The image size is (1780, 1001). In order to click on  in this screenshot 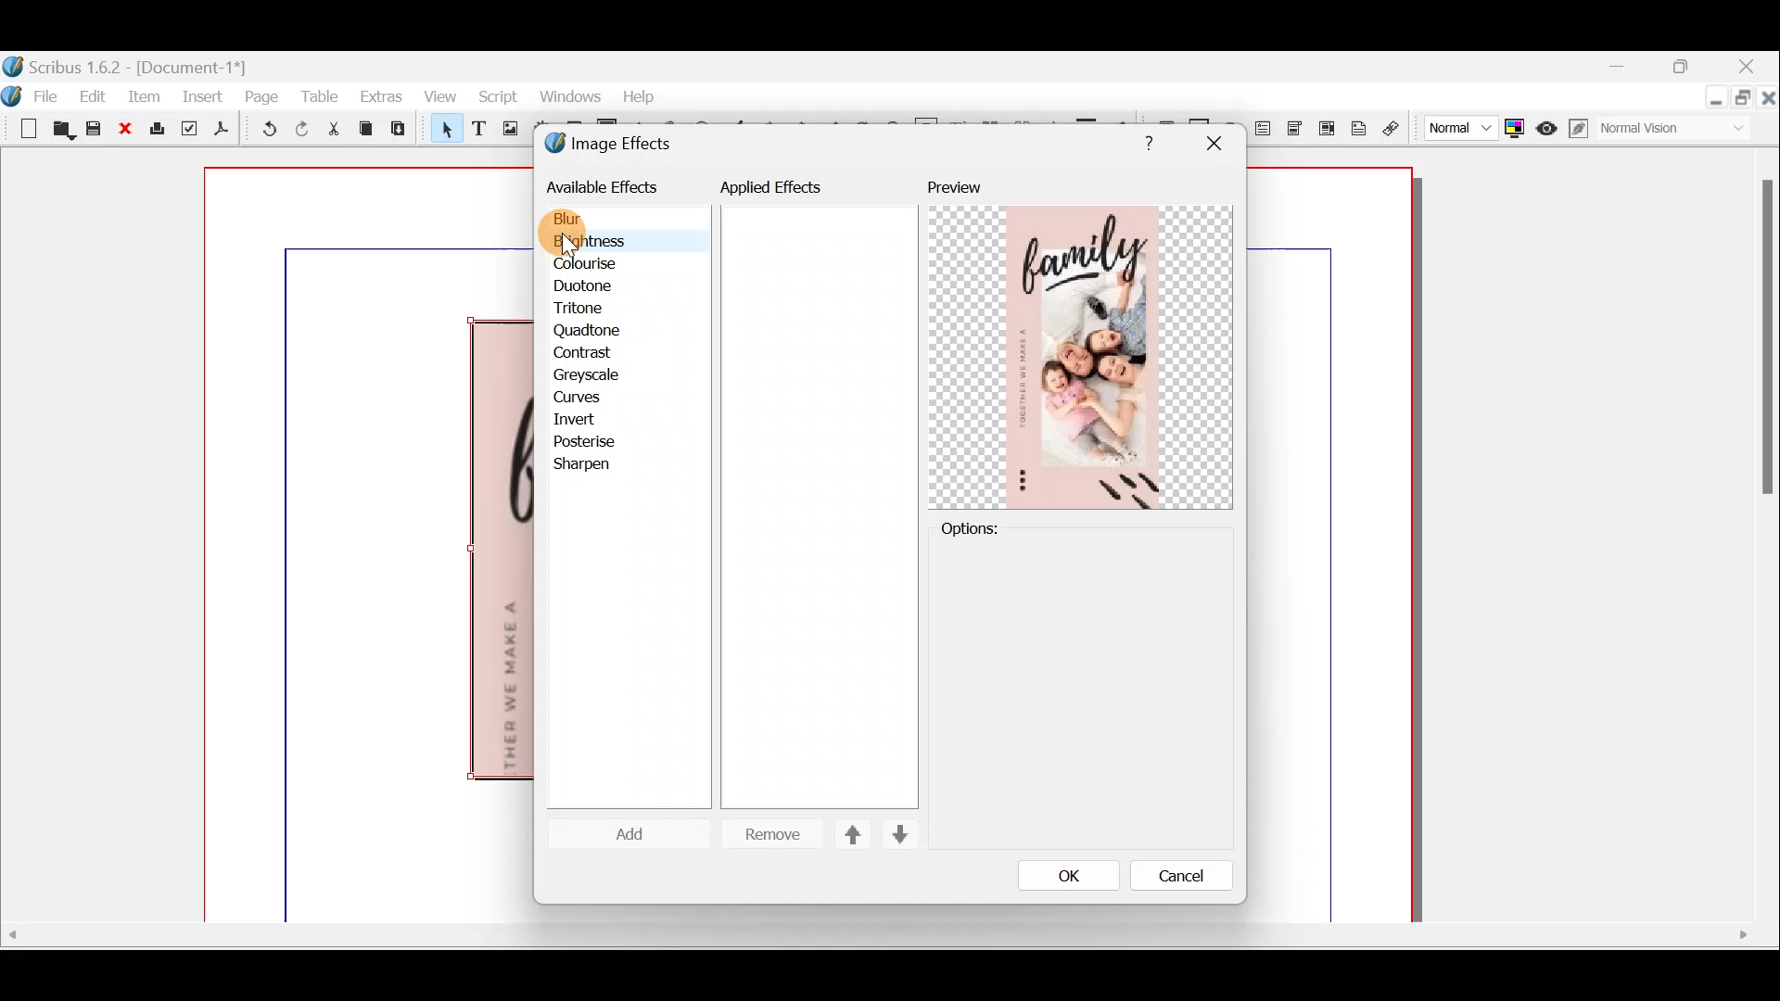, I will do `click(1763, 346)`.